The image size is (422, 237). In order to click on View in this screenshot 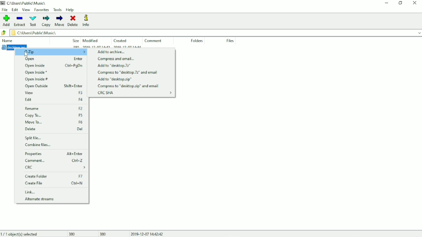, I will do `click(26, 10)`.